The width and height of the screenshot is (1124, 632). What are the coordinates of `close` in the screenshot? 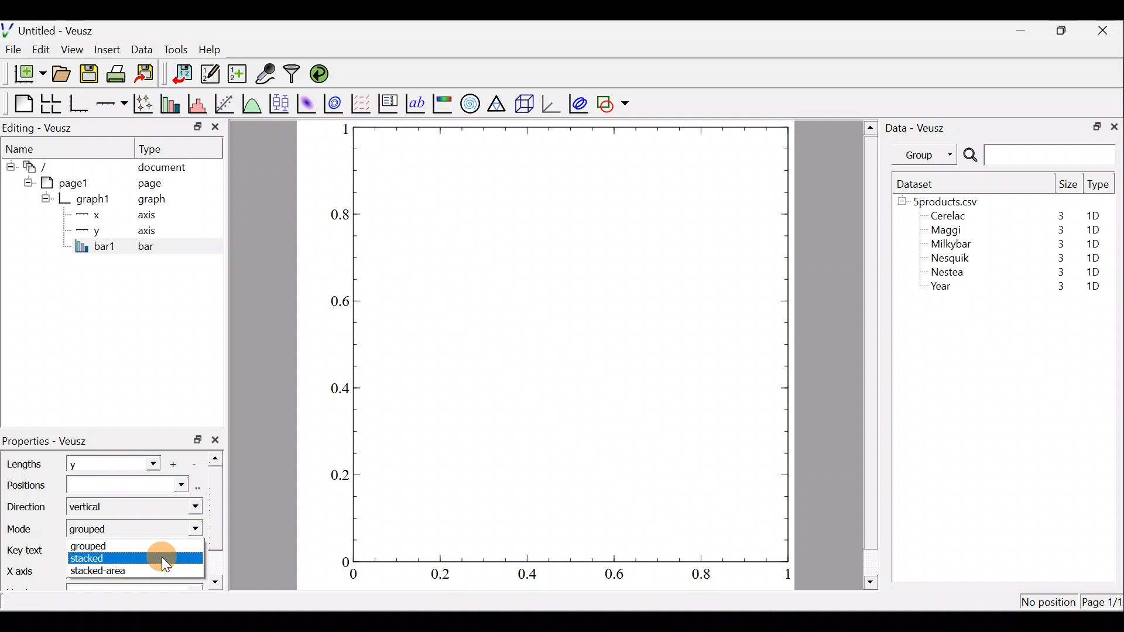 It's located at (218, 439).